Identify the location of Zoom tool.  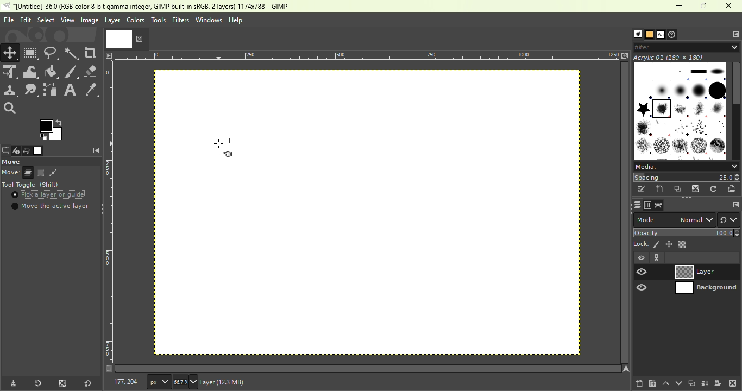
(13, 109).